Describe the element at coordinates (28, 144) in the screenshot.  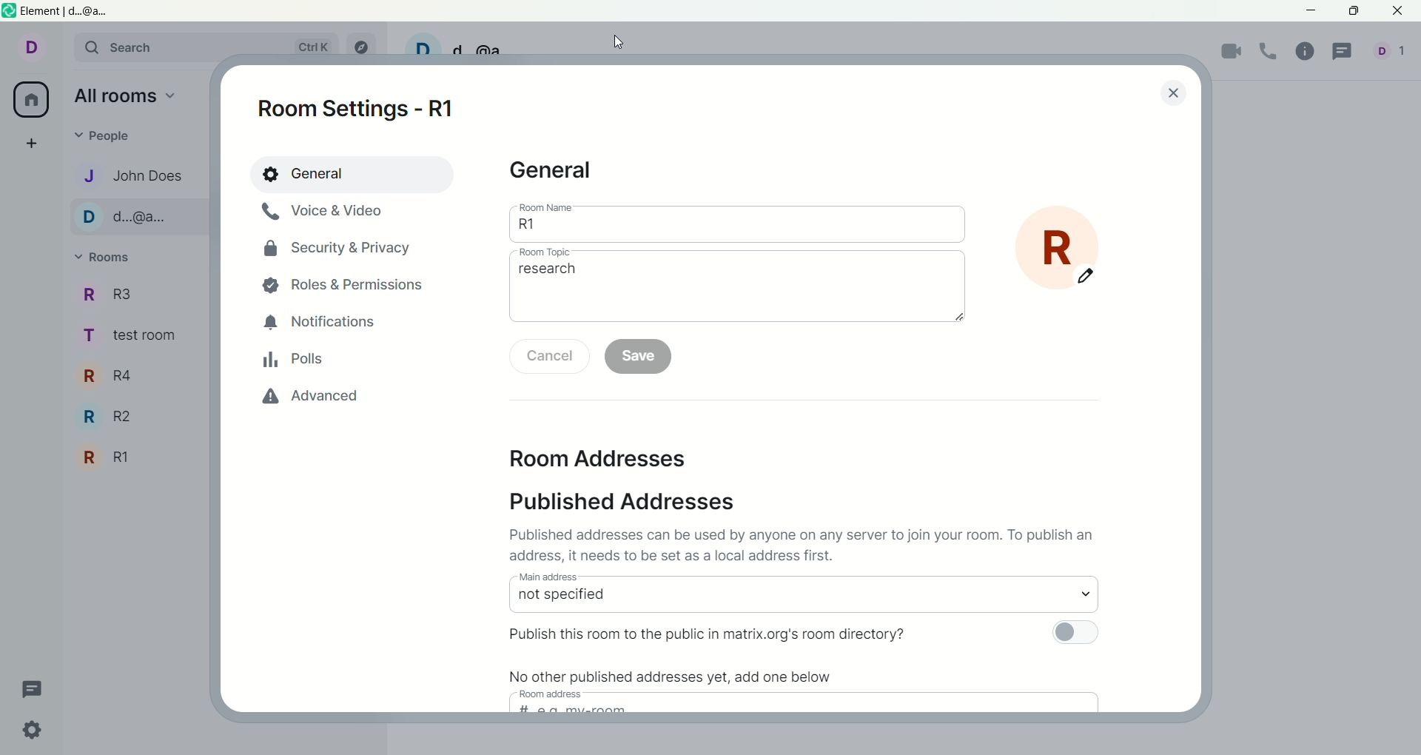
I see `create a space` at that location.